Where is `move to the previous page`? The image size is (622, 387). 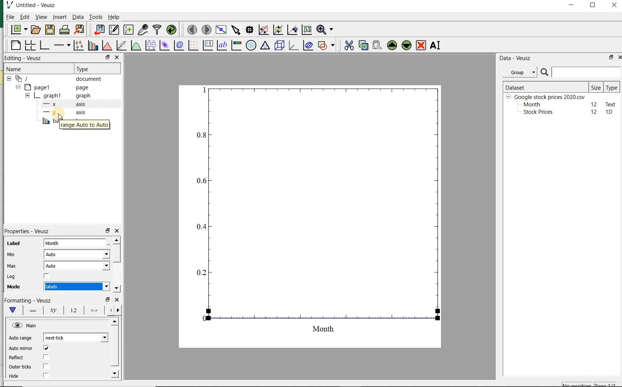 move to the previous page is located at coordinates (191, 29).